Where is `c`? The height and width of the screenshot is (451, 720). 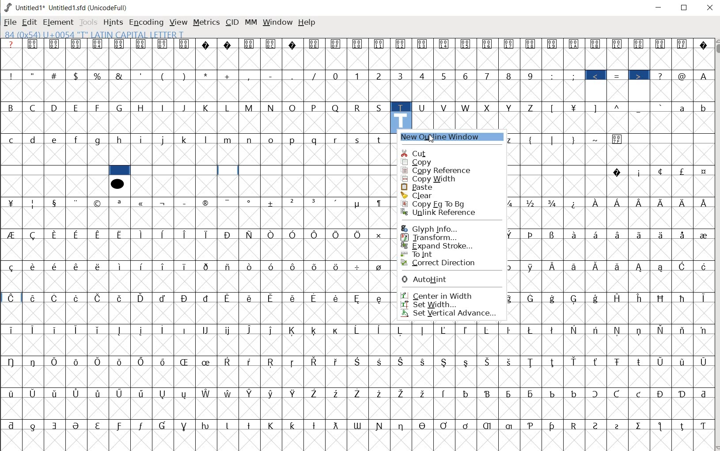 c is located at coordinates (11, 139).